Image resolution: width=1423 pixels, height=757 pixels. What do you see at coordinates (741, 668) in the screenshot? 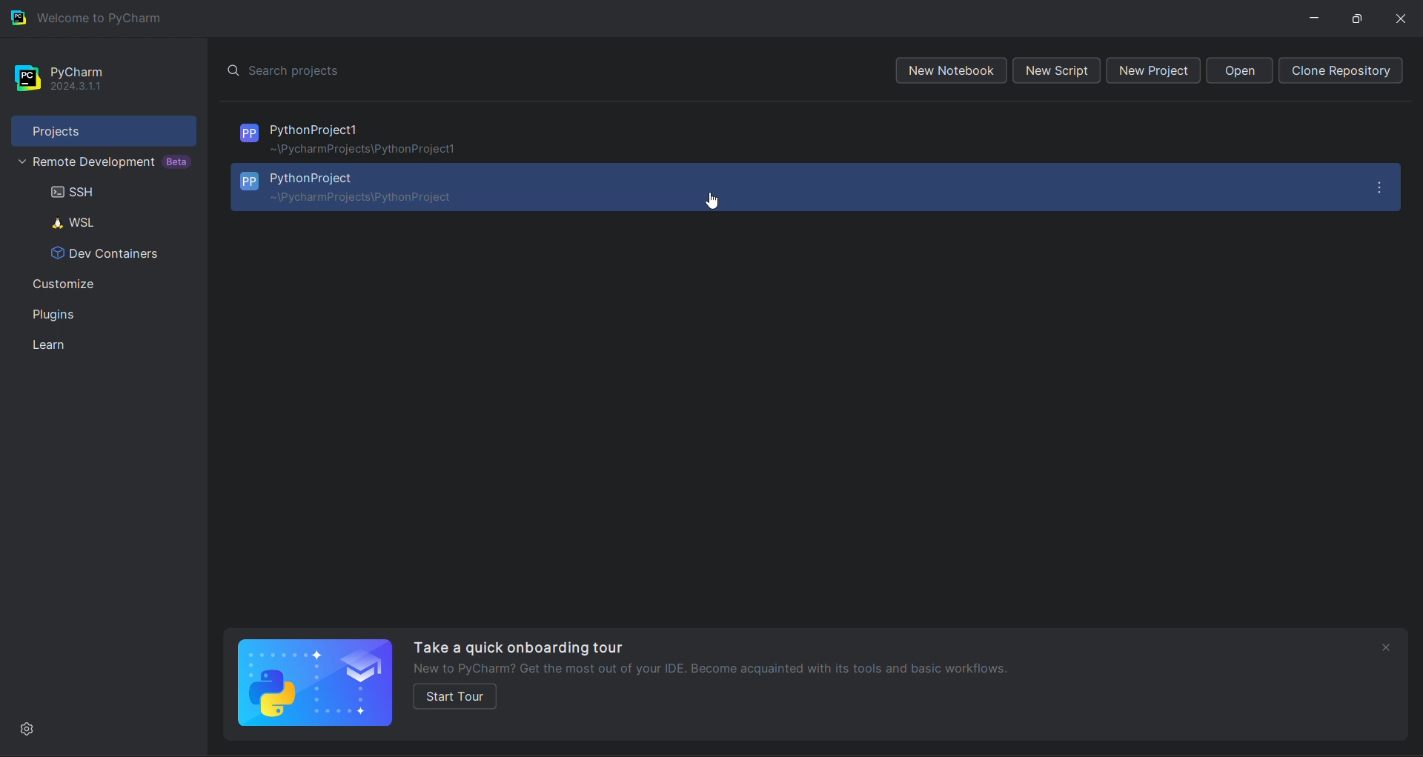
I see `Neq to Pycharm text` at bounding box center [741, 668].